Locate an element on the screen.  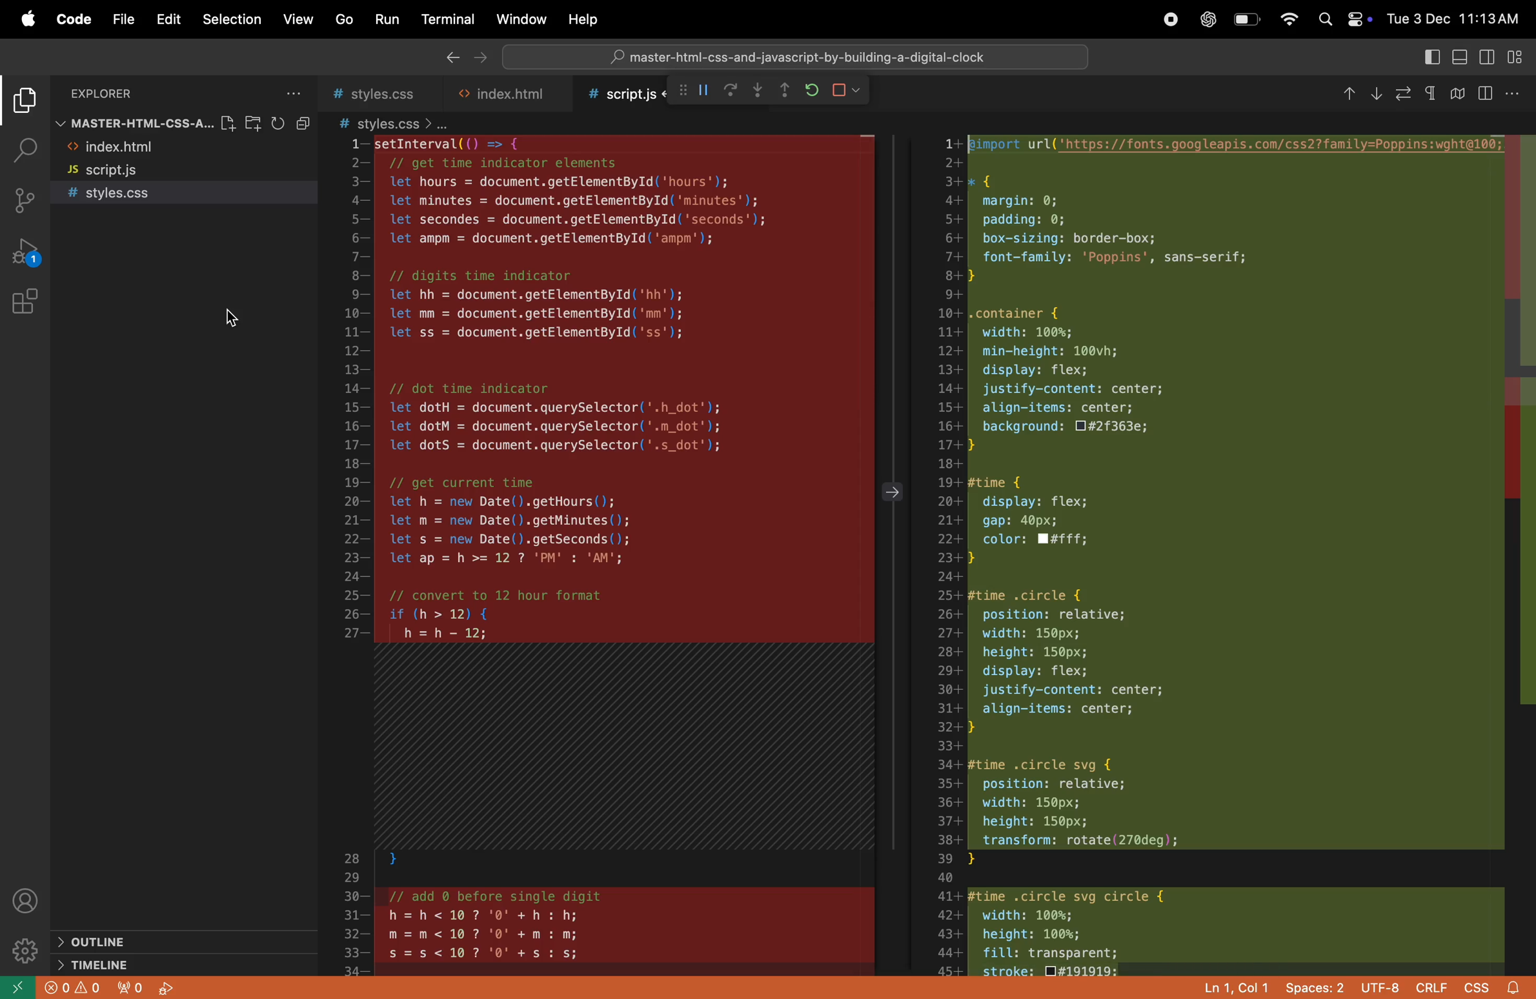
wifi is located at coordinates (1288, 17).